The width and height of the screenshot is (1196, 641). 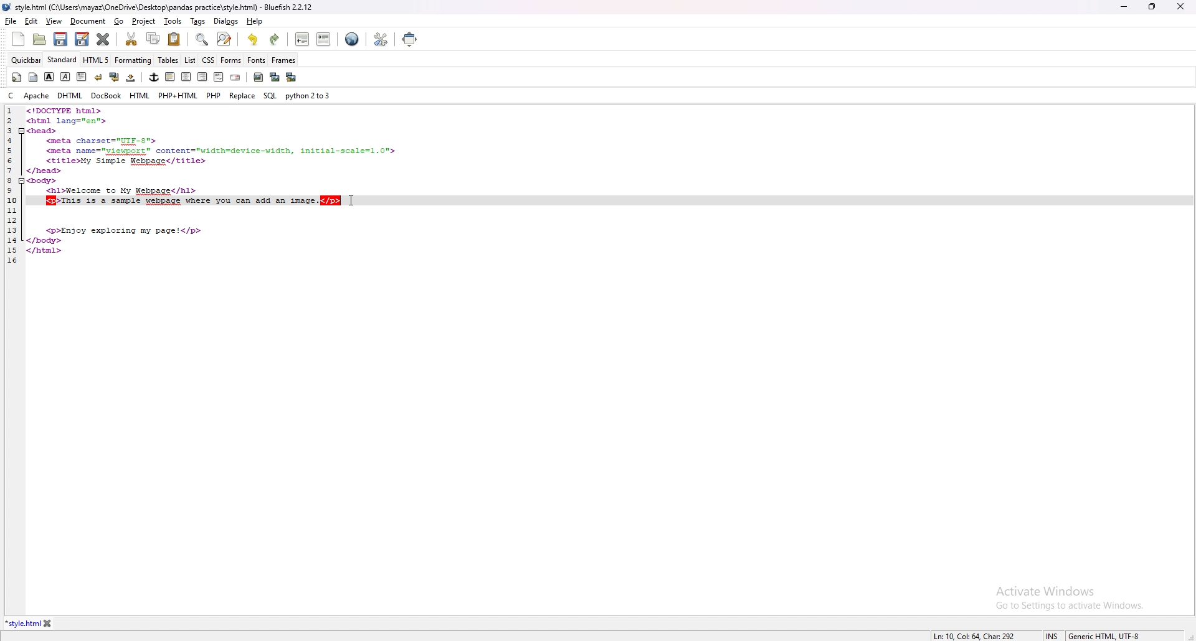 What do you see at coordinates (208, 59) in the screenshot?
I see `css` at bounding box center [208, 59].